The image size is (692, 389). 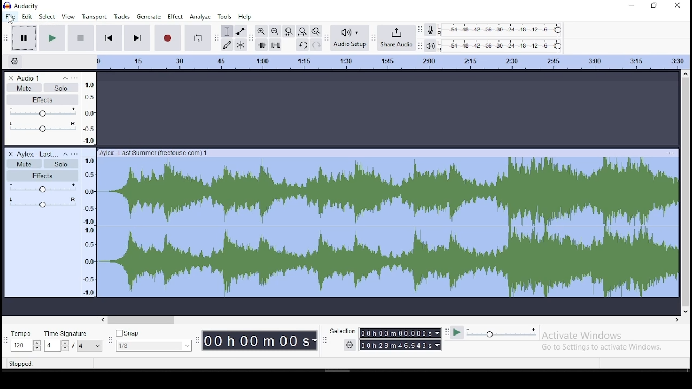 I want to click on share audio, so click(x=395, y=37).